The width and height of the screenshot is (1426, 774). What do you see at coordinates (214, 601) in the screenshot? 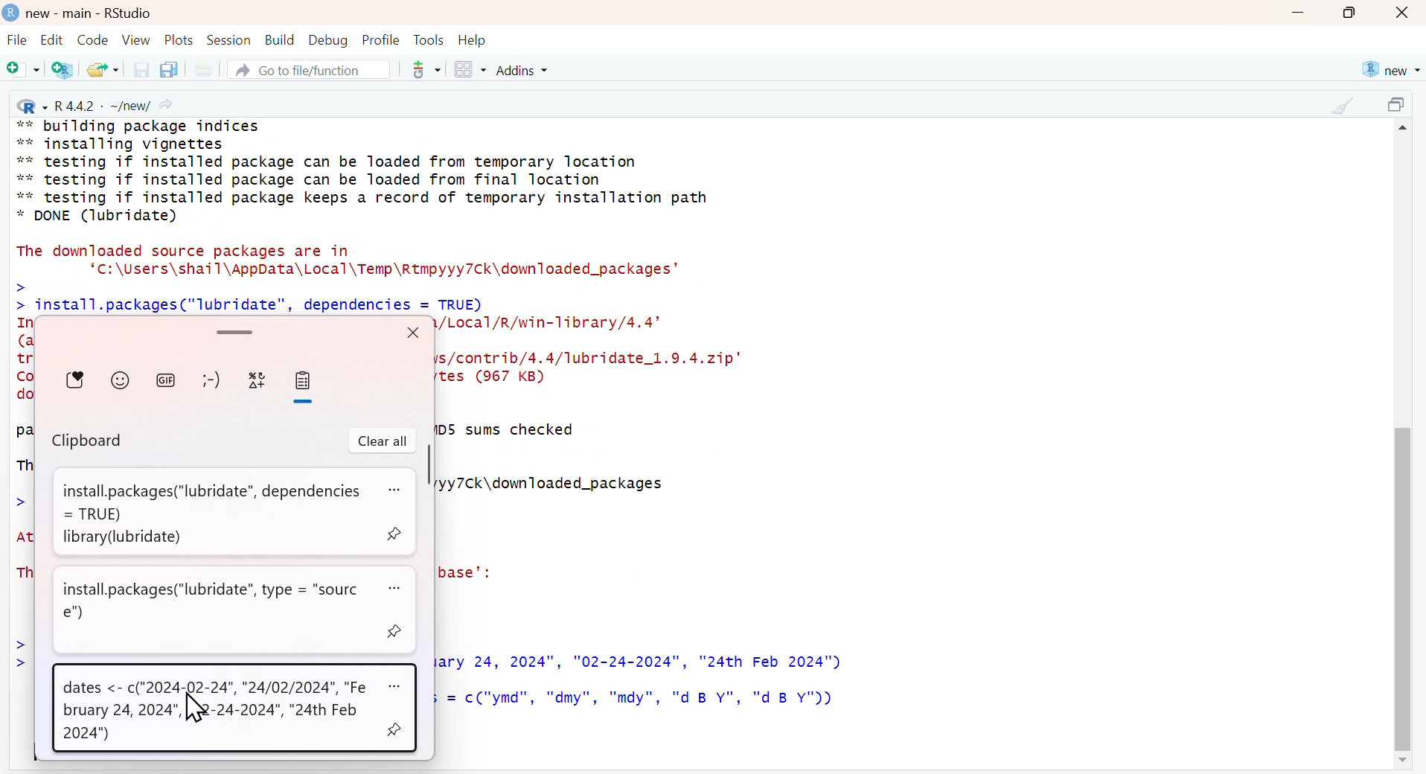
I see `install.packages("lubridate”, type = "sourc
e")` at bounding box center [214, 601].